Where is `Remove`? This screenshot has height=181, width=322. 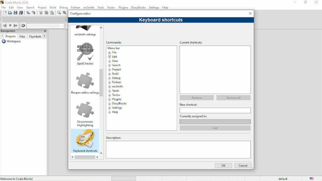
Remove is located at coordinates (196, 98).